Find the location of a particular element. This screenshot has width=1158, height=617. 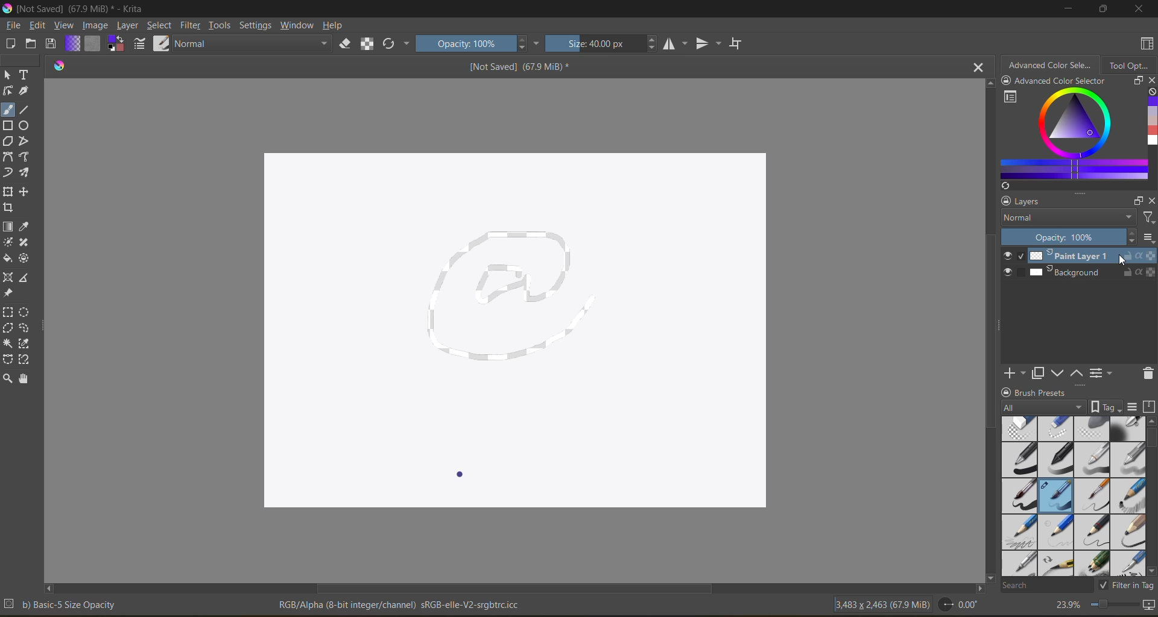

vertical scroll bar is located at coordinates (988, 337).